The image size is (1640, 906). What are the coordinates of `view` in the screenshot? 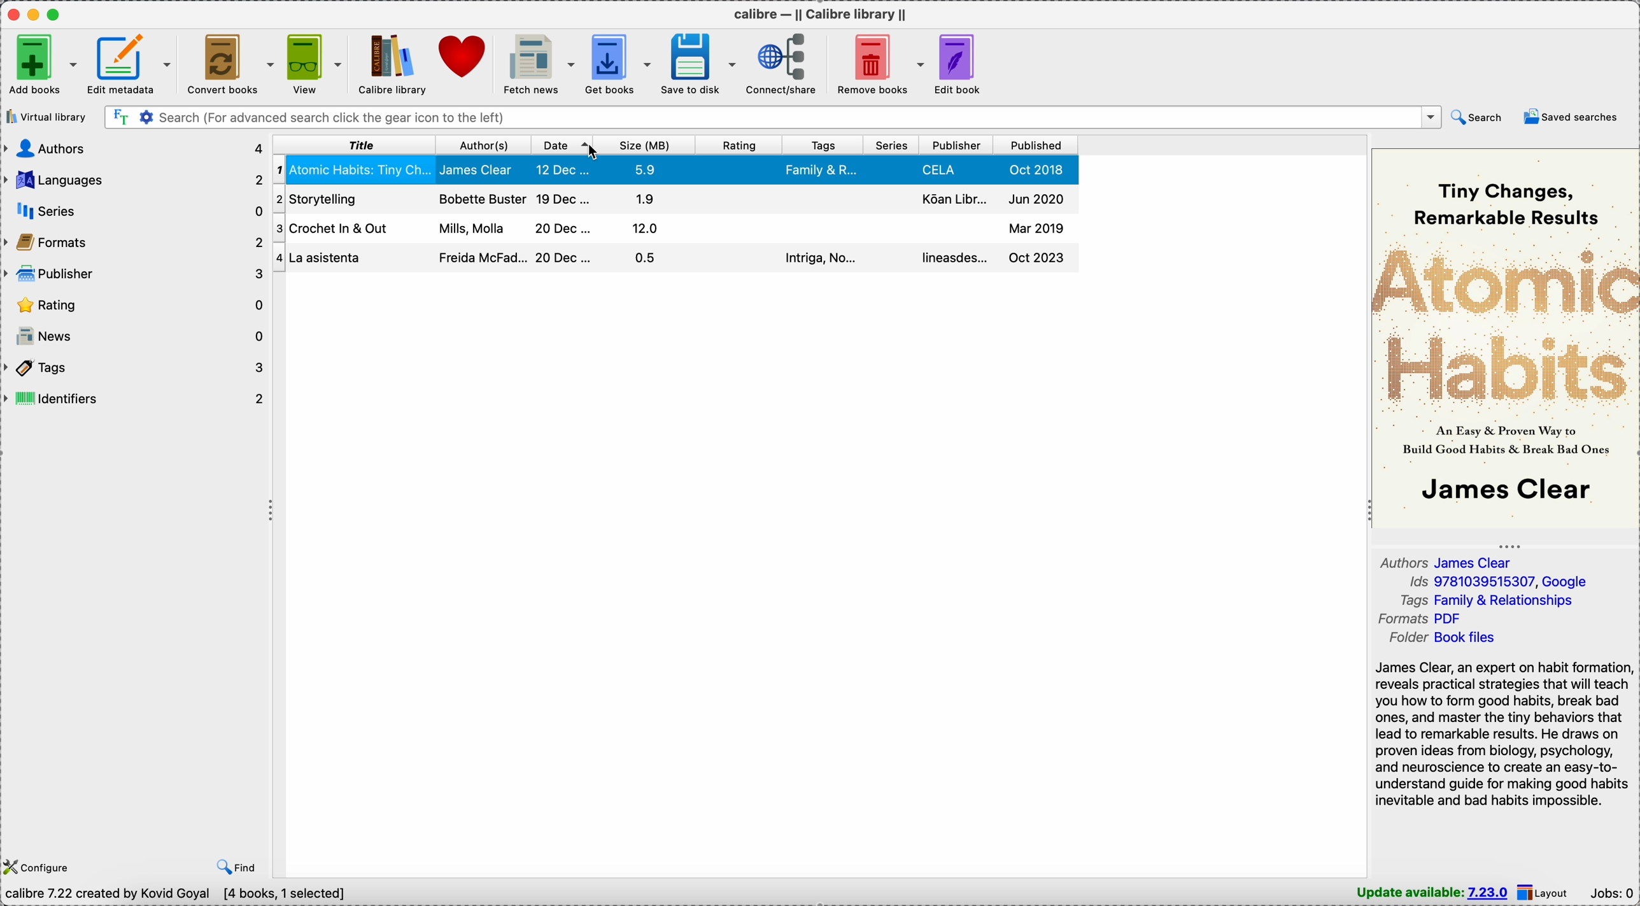 It's located at (316, 64).